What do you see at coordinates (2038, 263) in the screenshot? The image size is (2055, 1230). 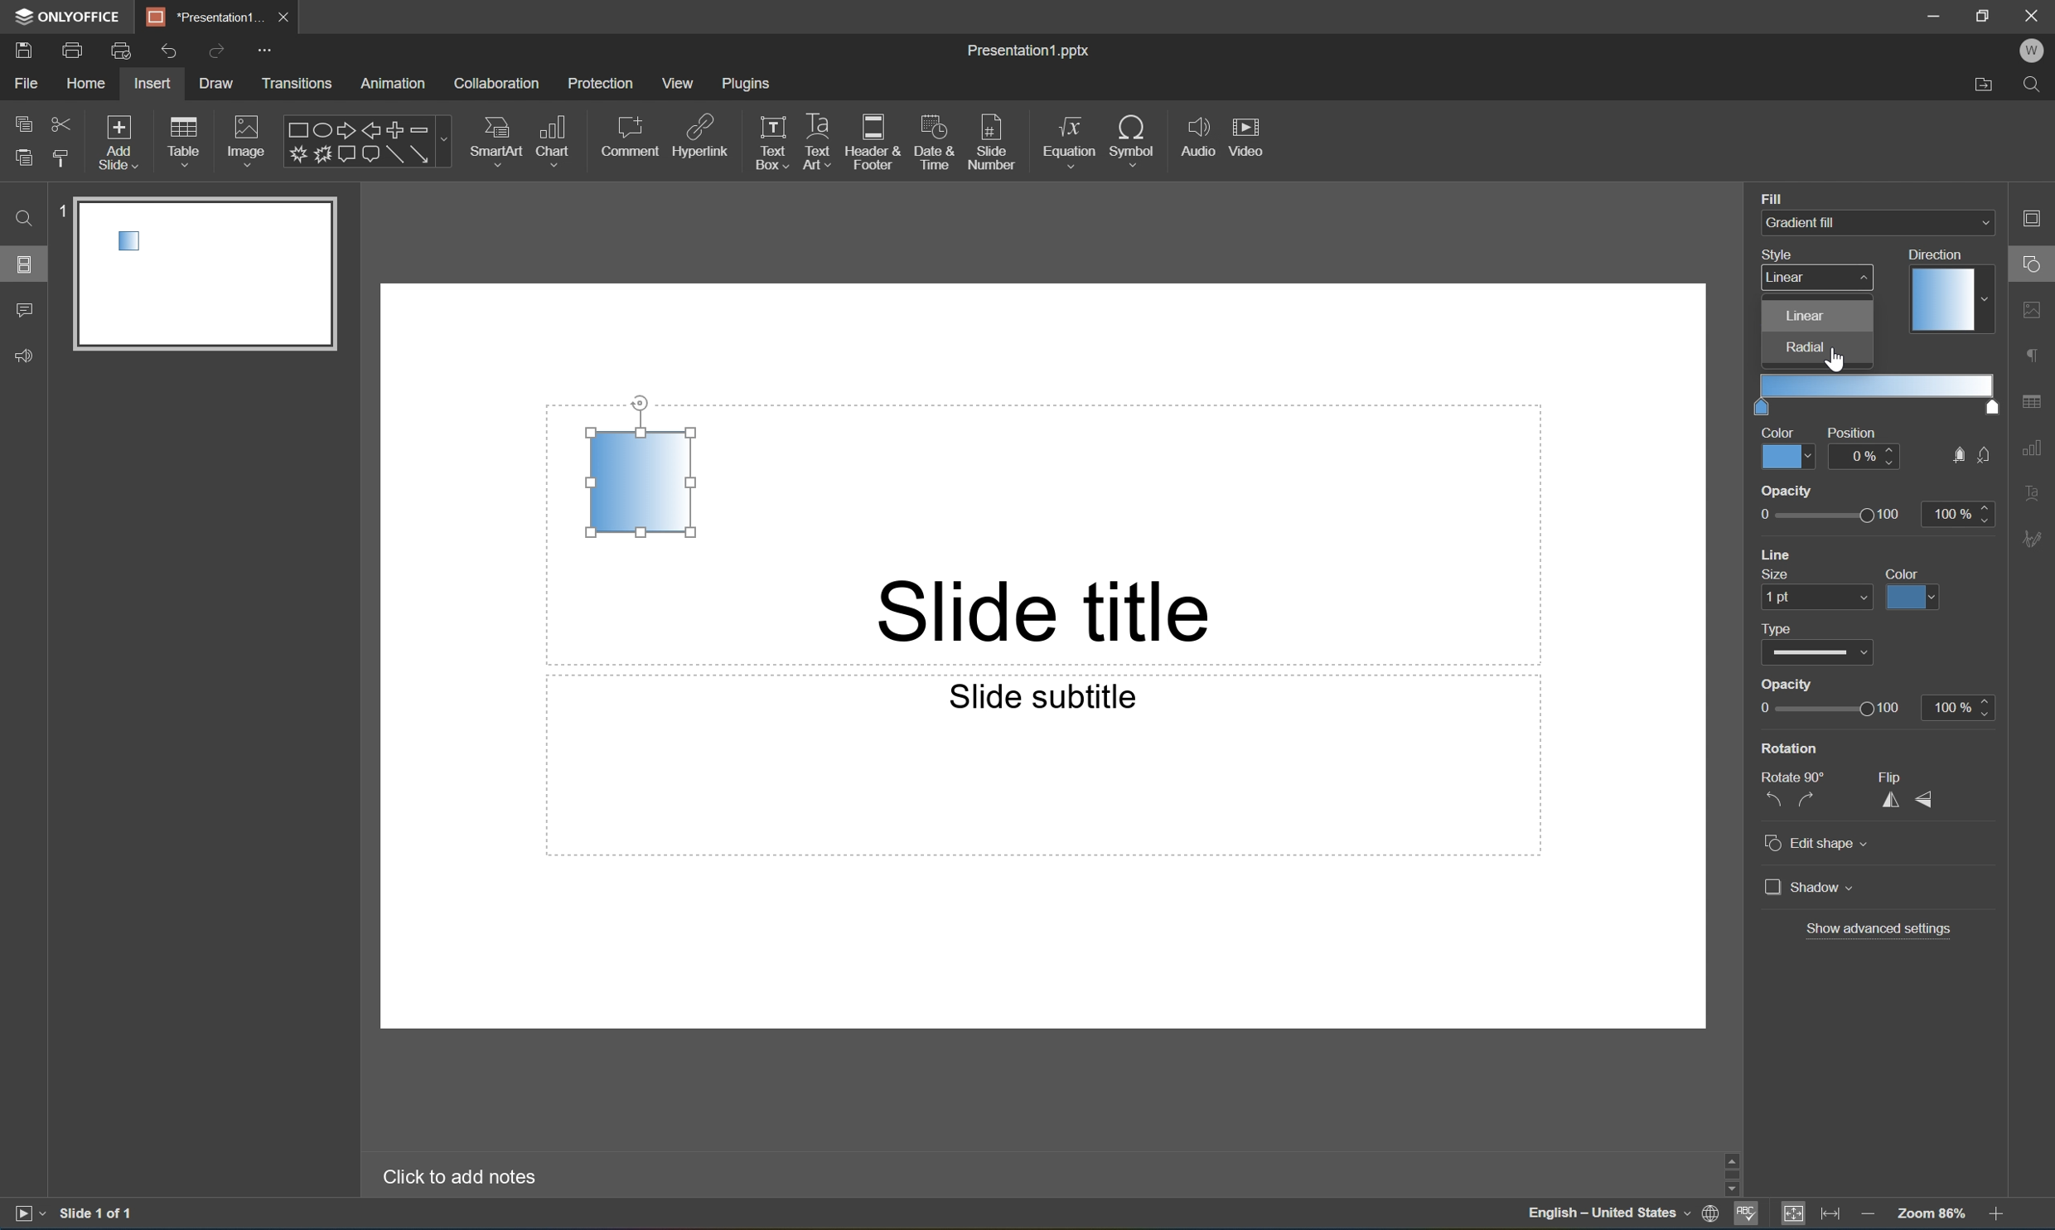 I see `Shape settings` at bounding box center [2038, 263].